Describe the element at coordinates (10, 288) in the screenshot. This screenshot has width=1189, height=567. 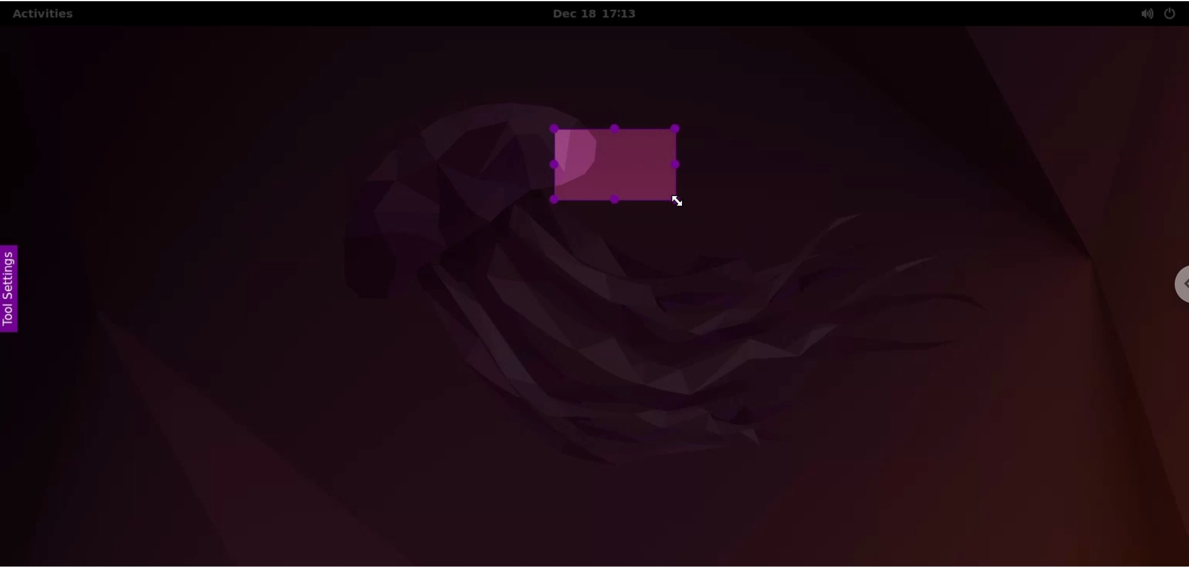
I see `settings` at that location.